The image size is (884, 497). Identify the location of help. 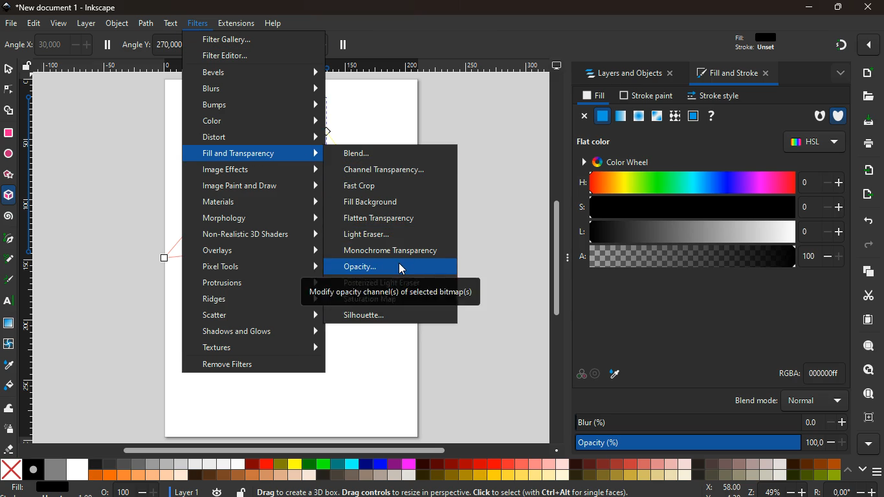
(712, 116).